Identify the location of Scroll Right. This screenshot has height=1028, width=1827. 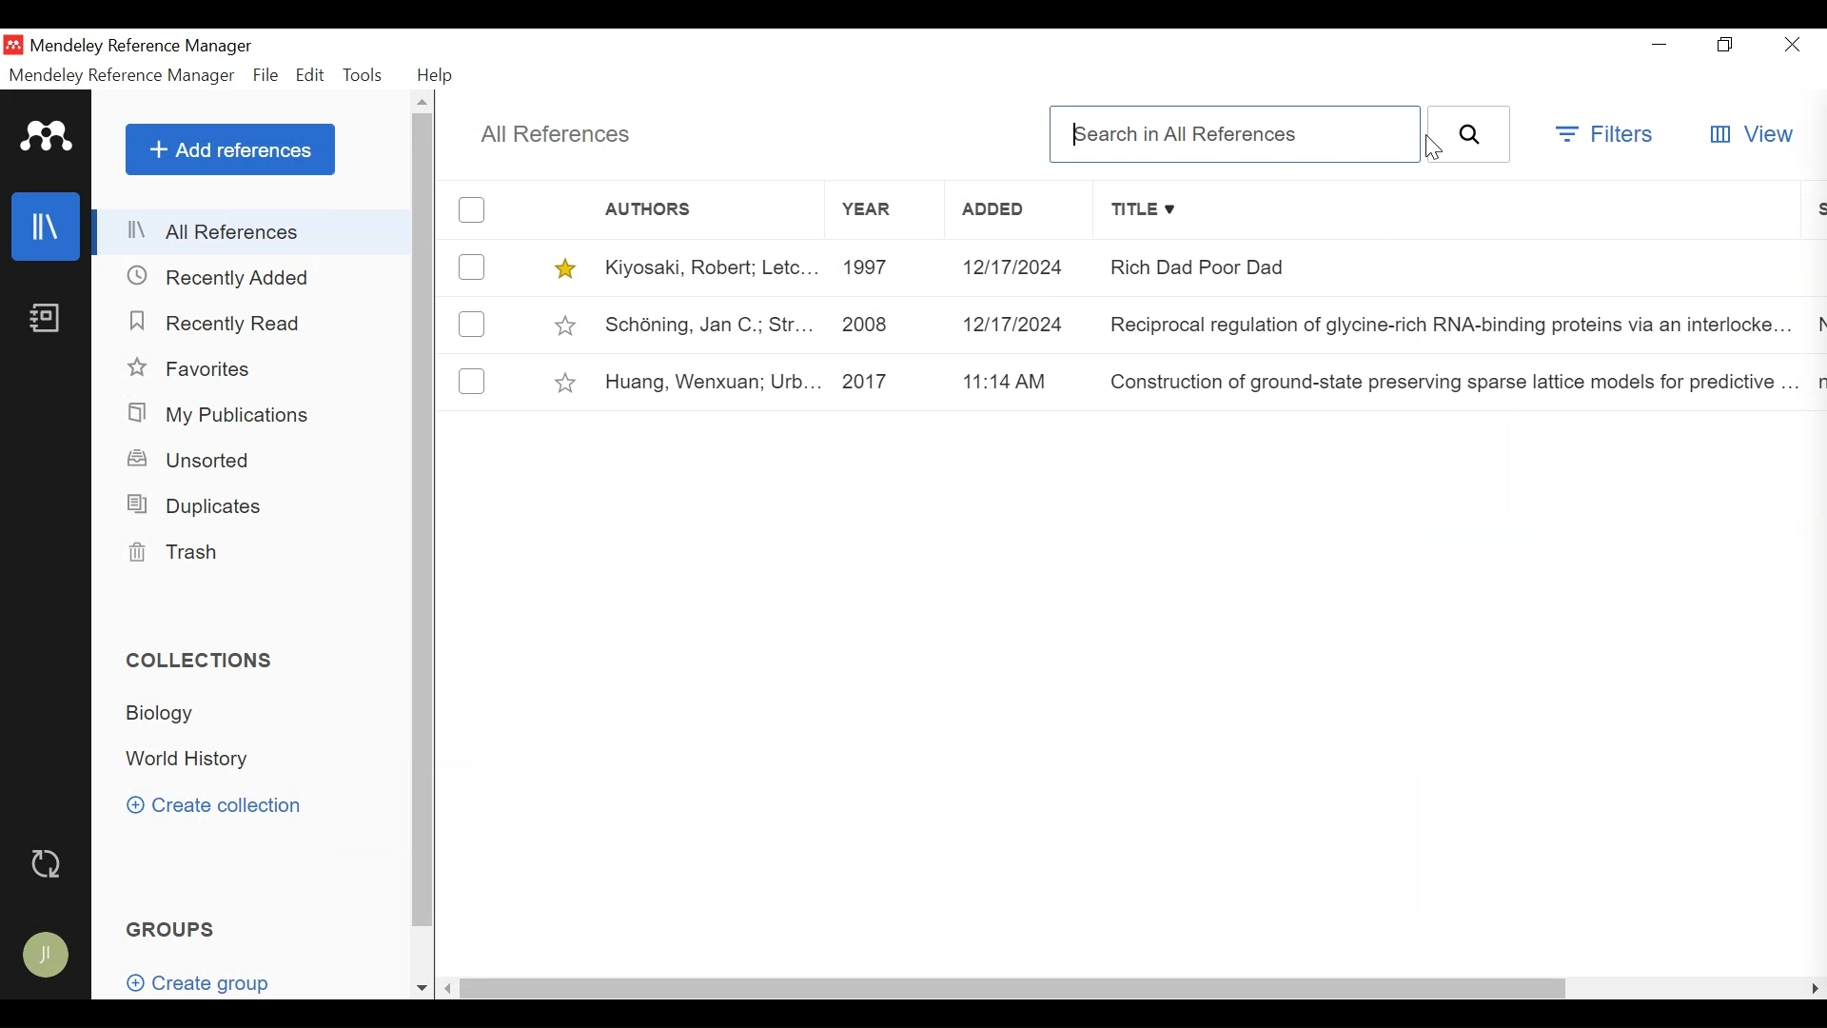
(1812, 990).